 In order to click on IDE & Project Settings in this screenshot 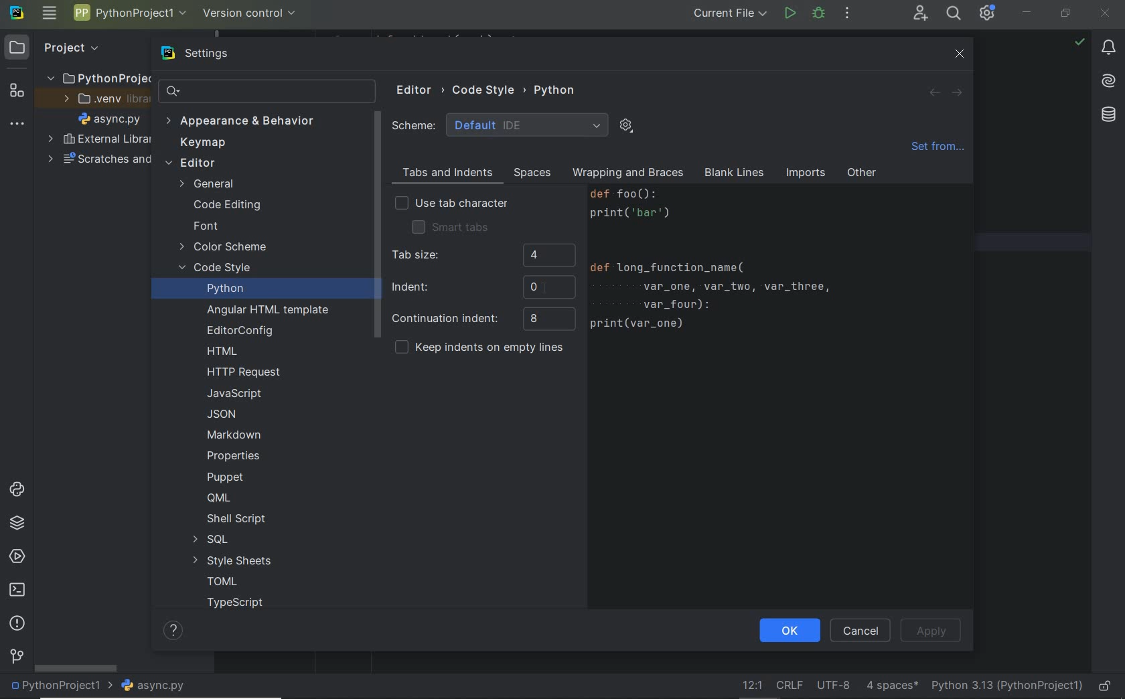, I will do `click(988, 13)`.